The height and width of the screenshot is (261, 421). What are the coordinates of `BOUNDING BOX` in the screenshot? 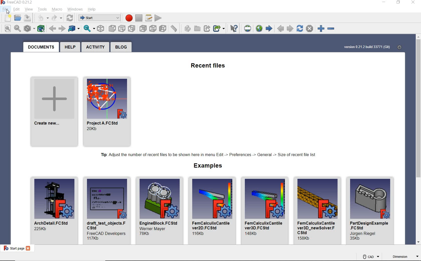 It's located at (40, 28).